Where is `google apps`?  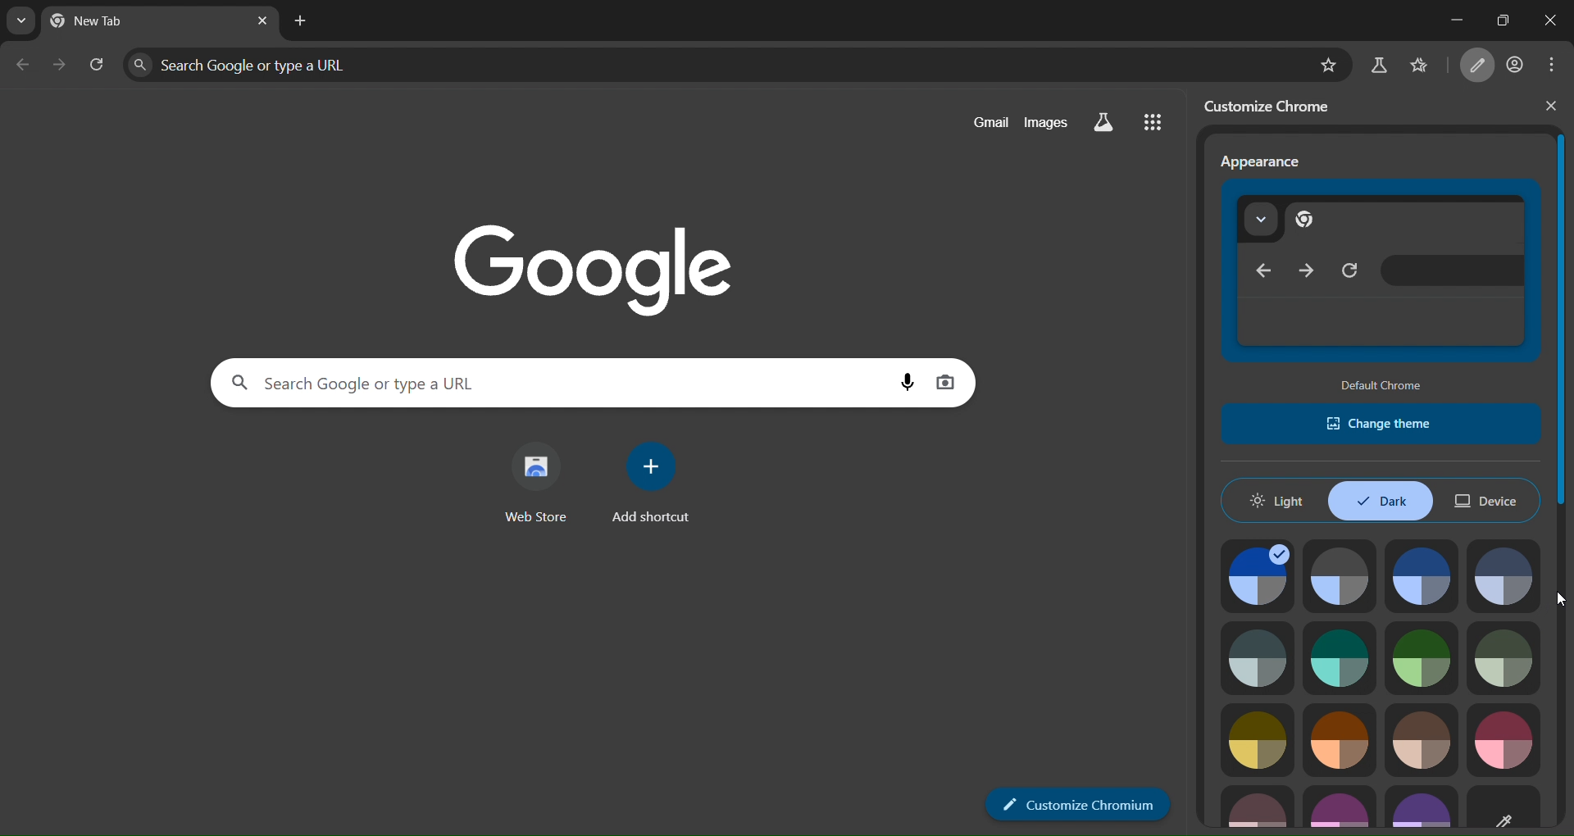 google apps is located at coordinates (1161, 125).